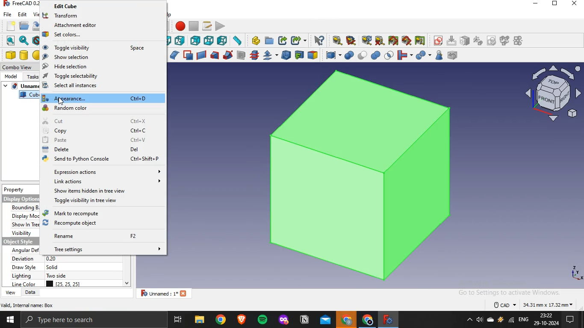 This screenshot has height=328, width=584. Describe the element at coordinates (422, 56) in the screenshot. I see `split objects` at that location.